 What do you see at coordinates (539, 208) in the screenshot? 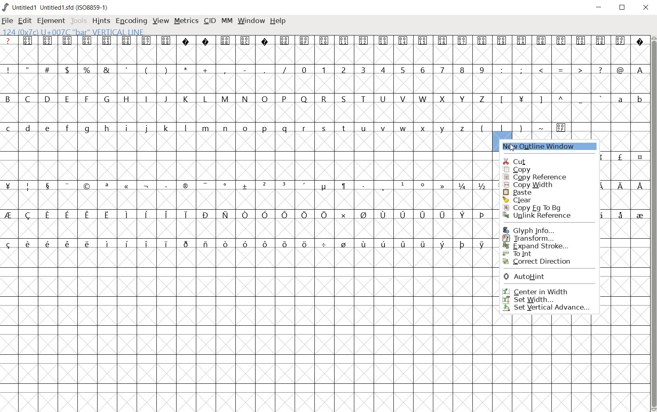
I see `Copy Fg to Bg` at bounding box center [539, 208].